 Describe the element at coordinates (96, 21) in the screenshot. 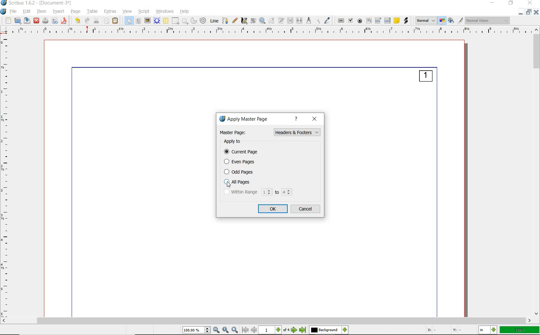

I see `cut` at that location.